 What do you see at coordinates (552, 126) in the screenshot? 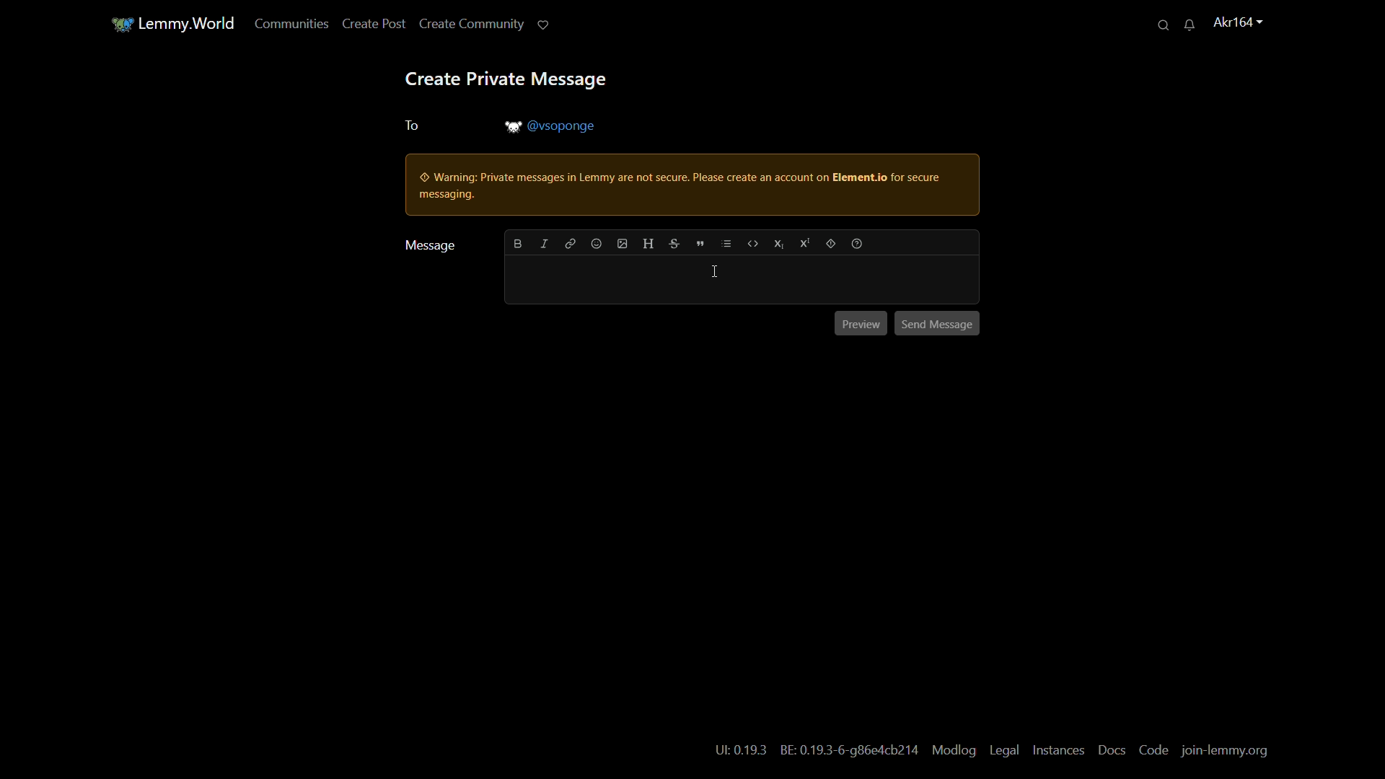
I see `username` at bounding box center [552, 126].